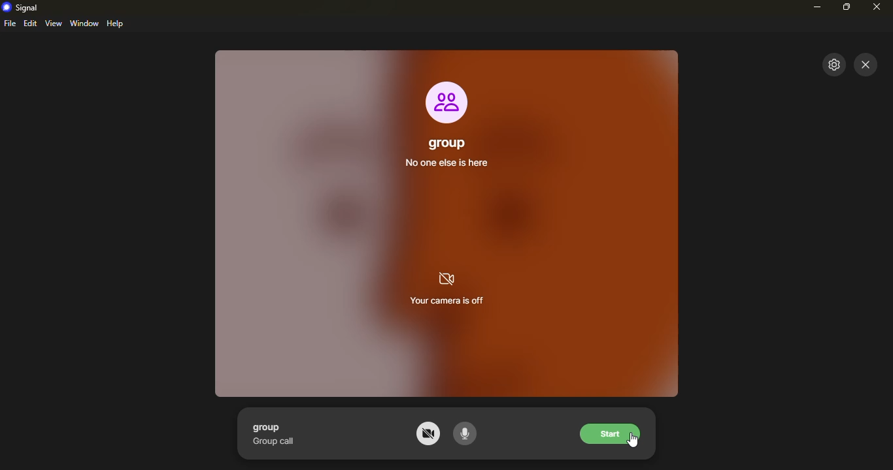 The height and width of the screenshot is (470, 893). Describe the element at coordinates (877, 7) in the screenshot. I see `close` at that location.